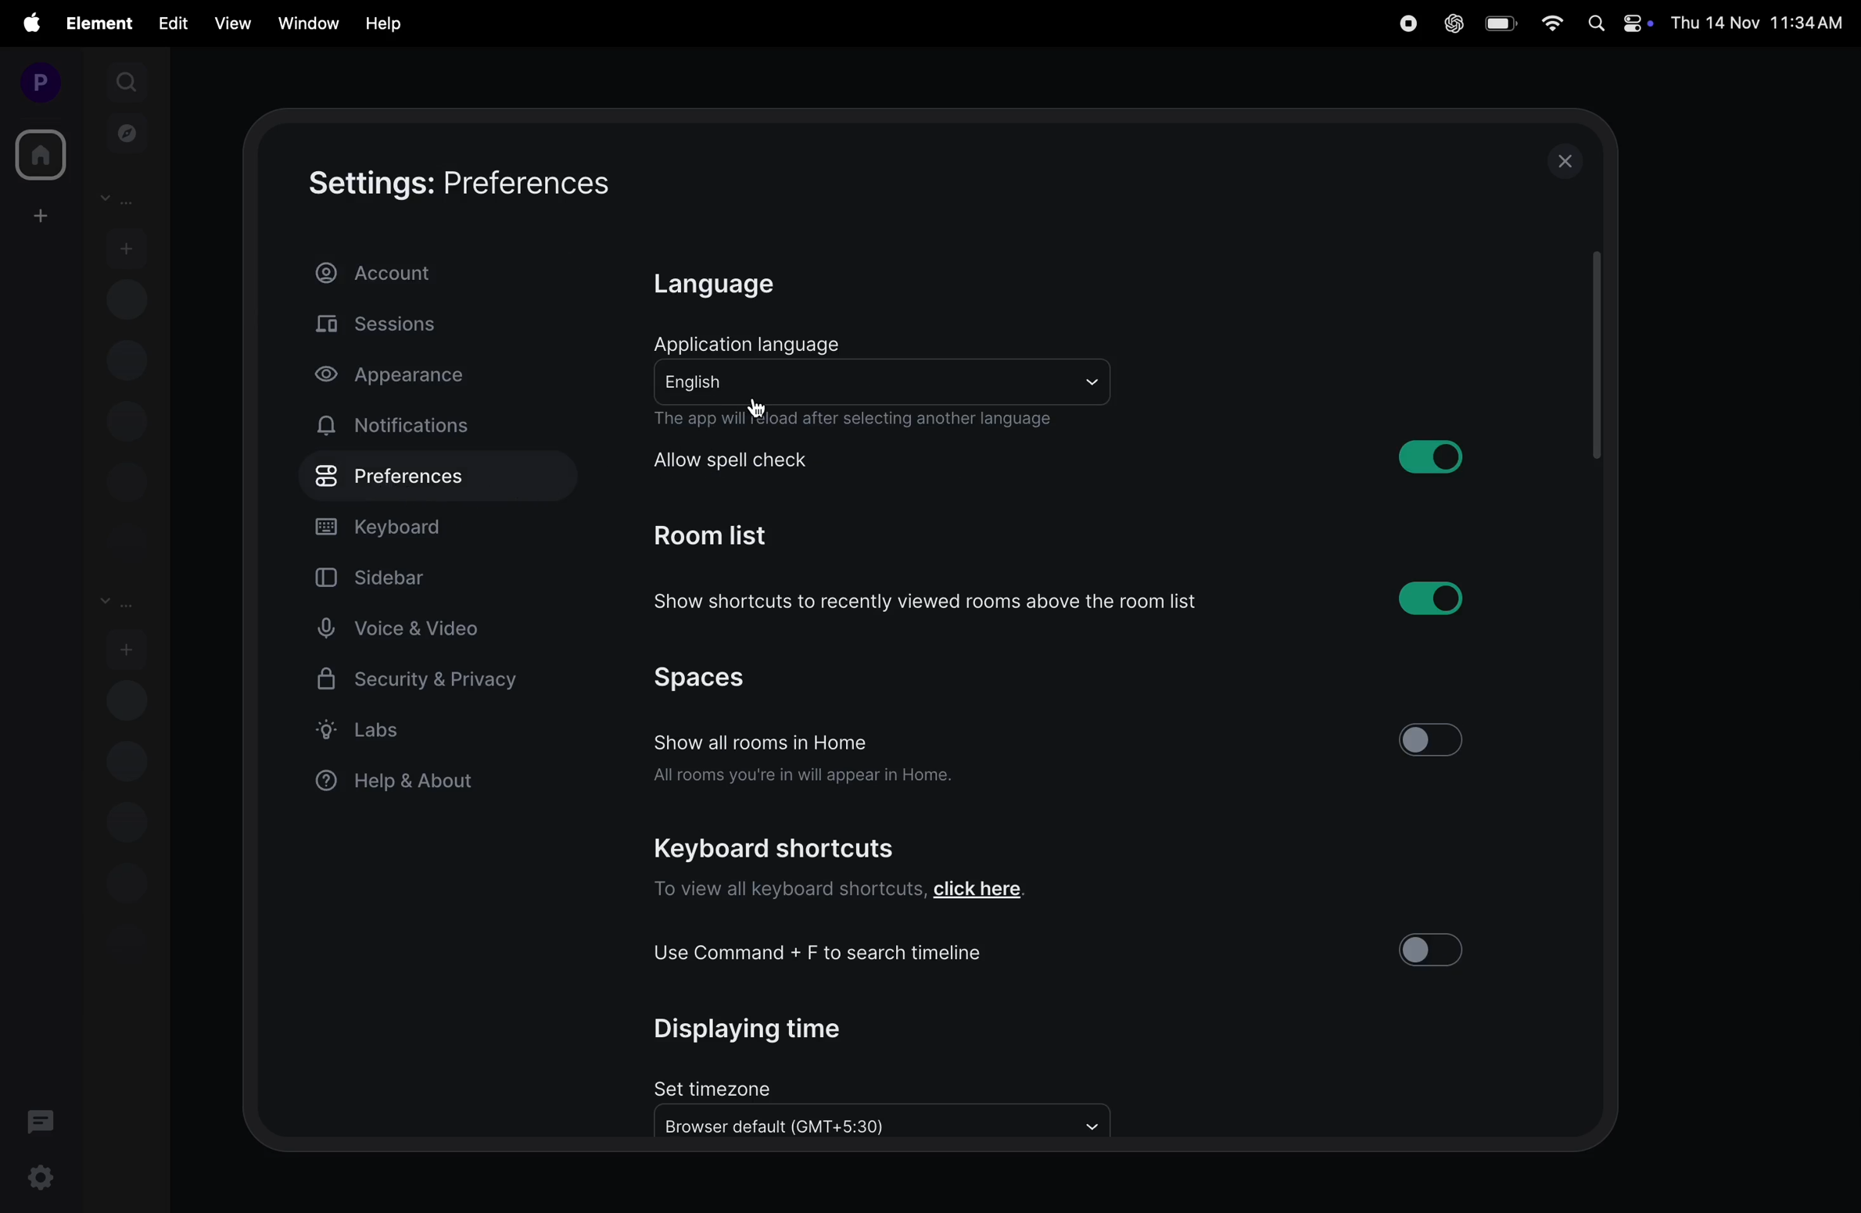  I want to click on create space, so click(38, 215).